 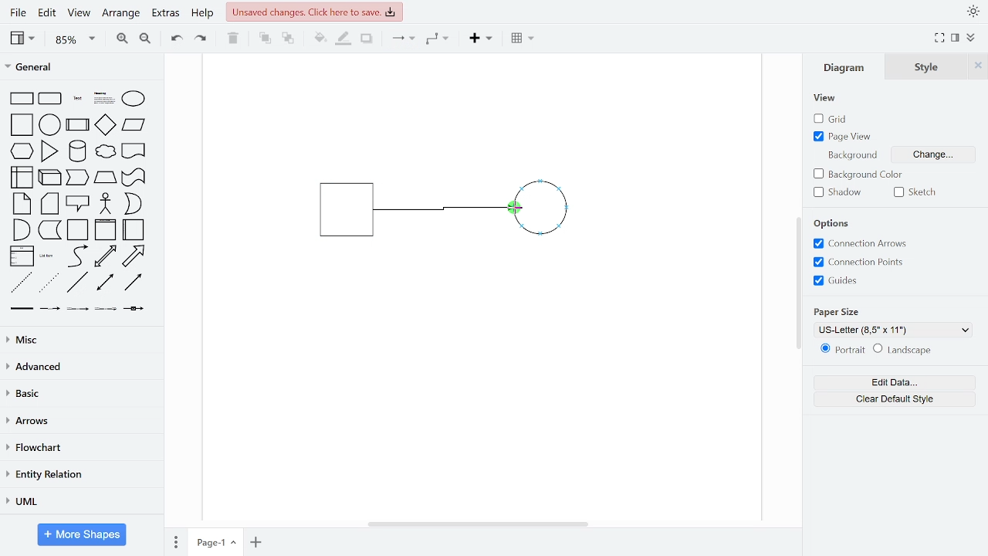 What do you see at coordinates (841, 192) in the screenshot?
I see `shadow` at bounding box center [841, 192].